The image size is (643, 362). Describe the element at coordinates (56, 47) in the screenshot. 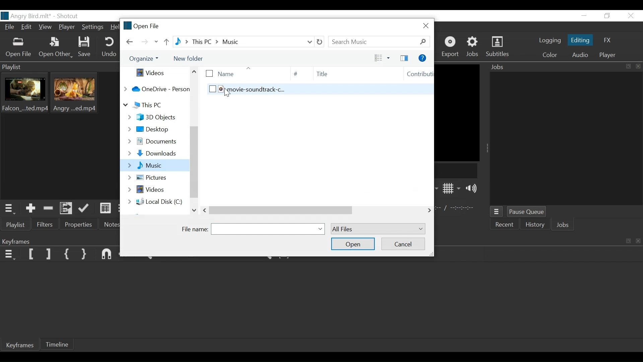

I see `Open Other` at that location.